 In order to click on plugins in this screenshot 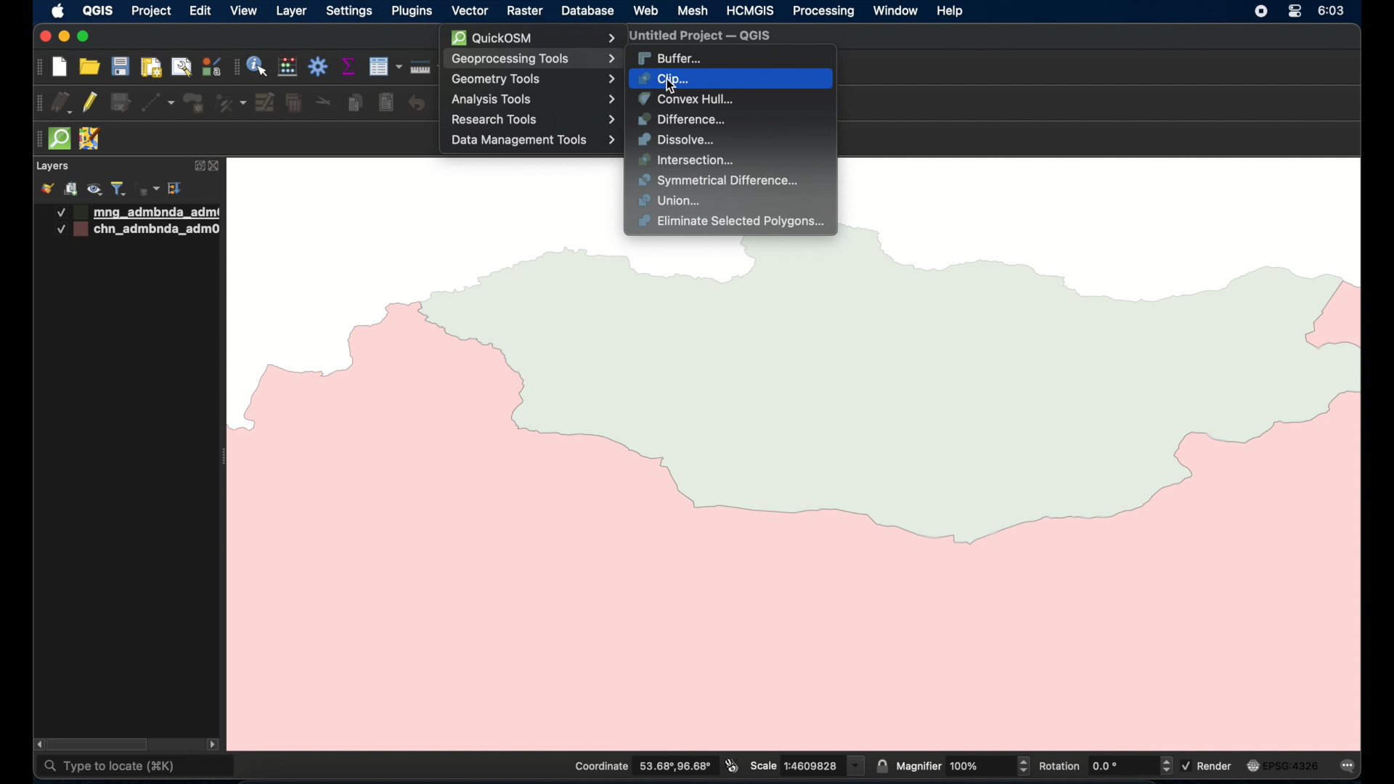, I will do `click(411, 10)`.